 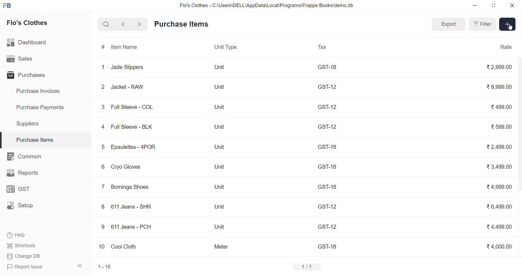 I want to click on Tax, so click(x=324, y=48).